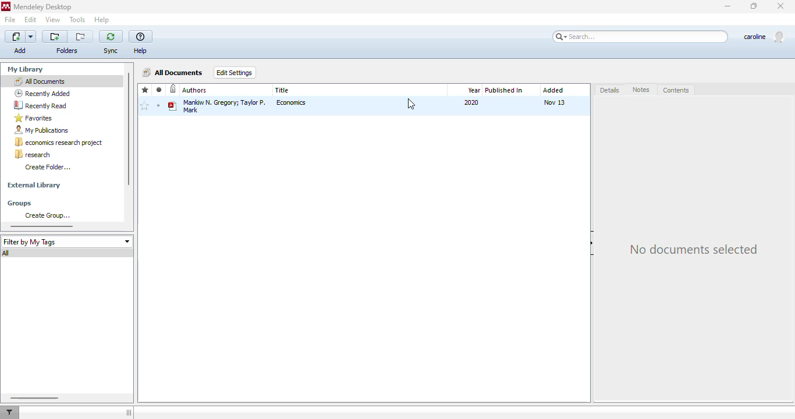  I want to click on groups, so click(20, 204).